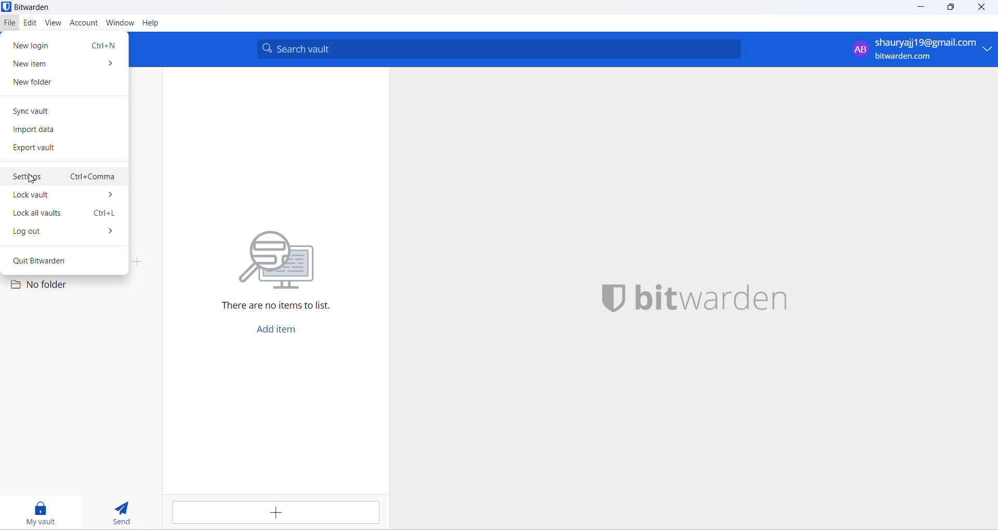 This screenshot has width=998, height=530. What do you see at coordinates (122, 512) in the screenshot?
I see `send ` at bounding box center [122, 512].